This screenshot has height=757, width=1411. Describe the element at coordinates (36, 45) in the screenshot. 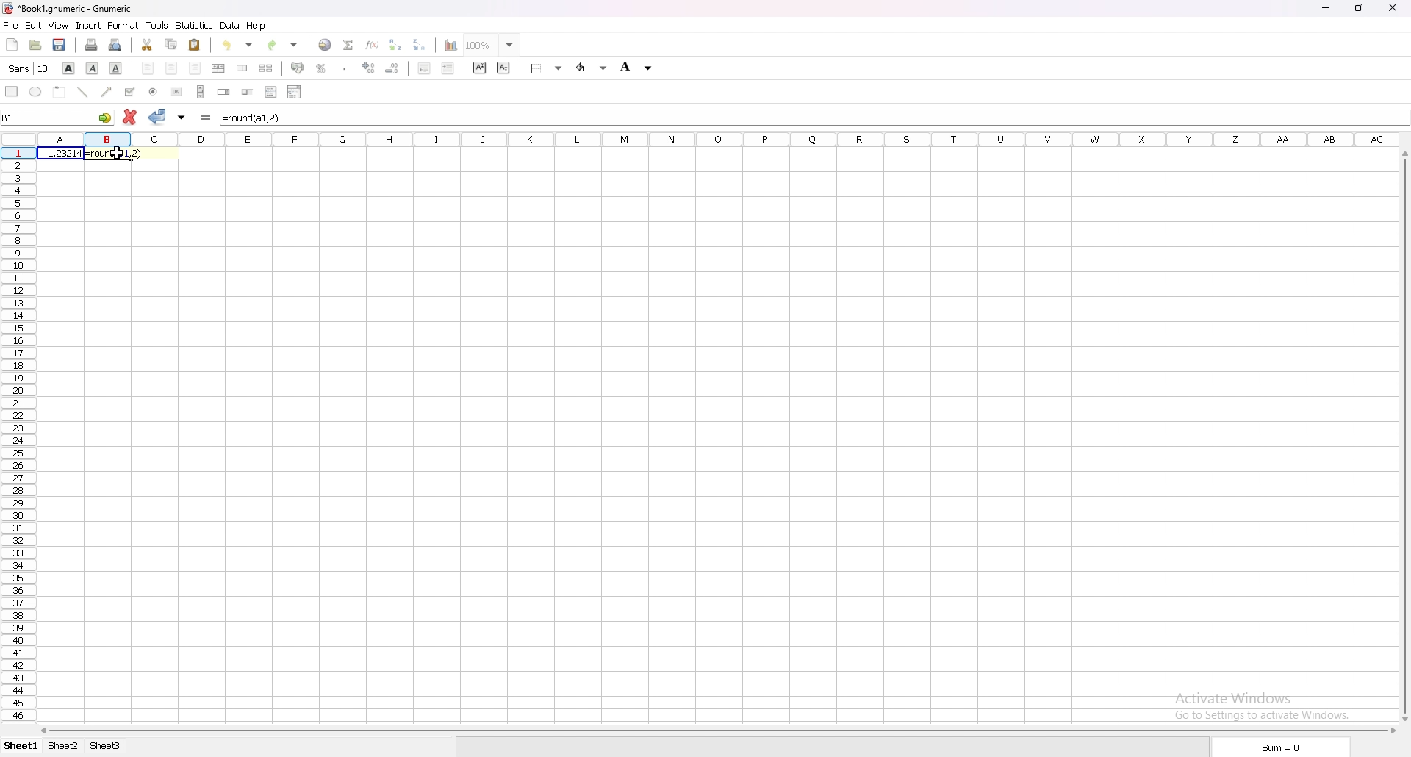

I see `open` at that location.